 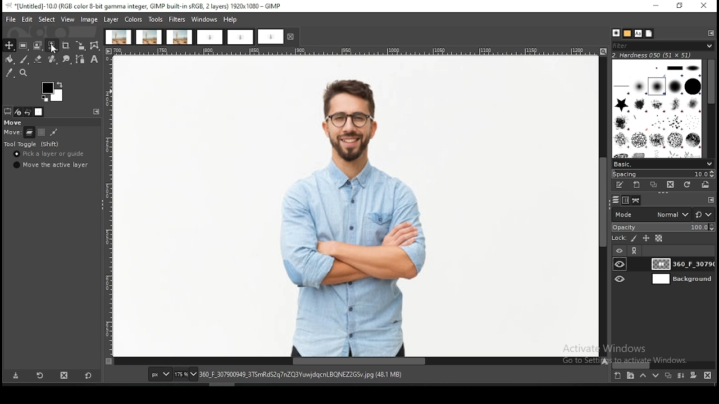 What do you see at coordinates (38, 45) in the screenshot?
I see `foreground select tool` at bounding box center [38, 45].